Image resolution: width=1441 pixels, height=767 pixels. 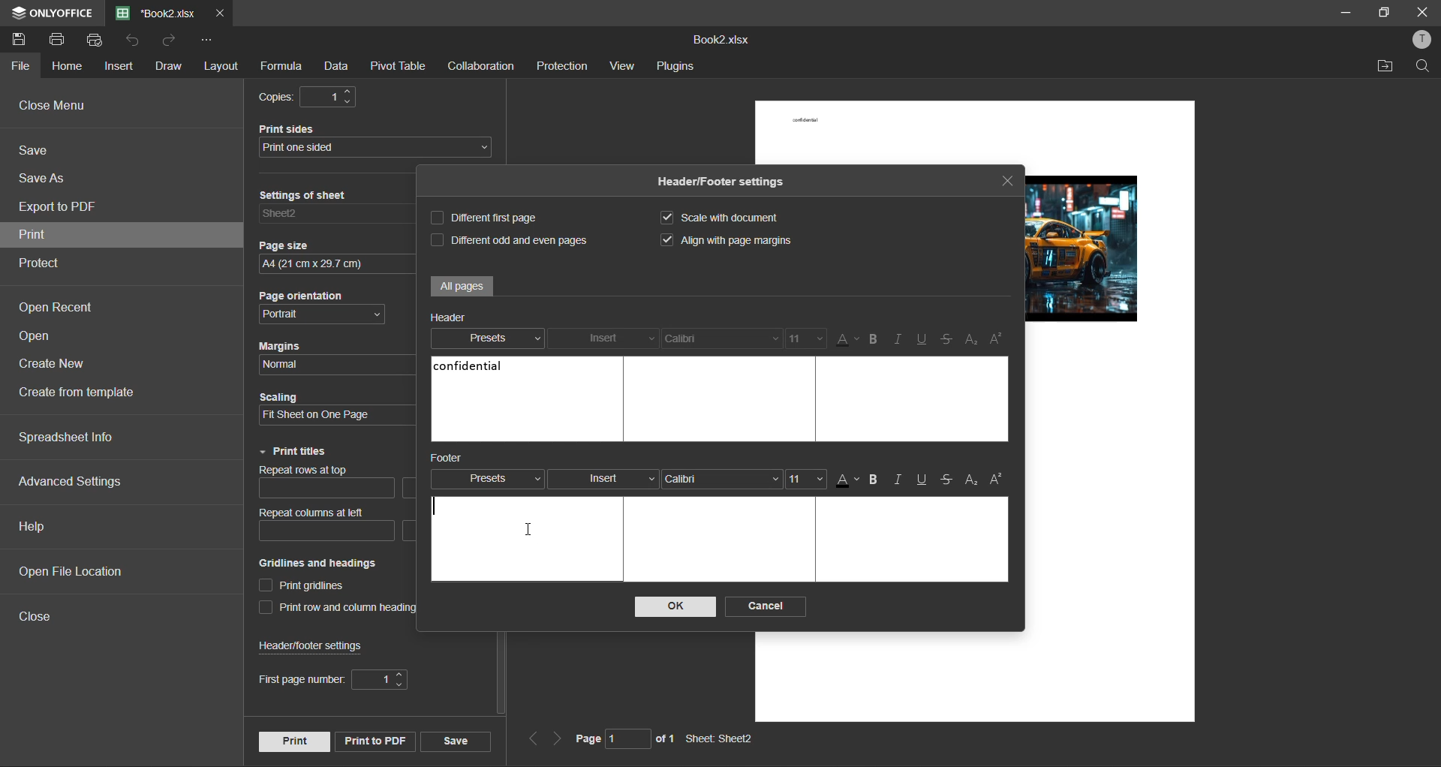 I want to click on font color, so click(x=849, y=339).